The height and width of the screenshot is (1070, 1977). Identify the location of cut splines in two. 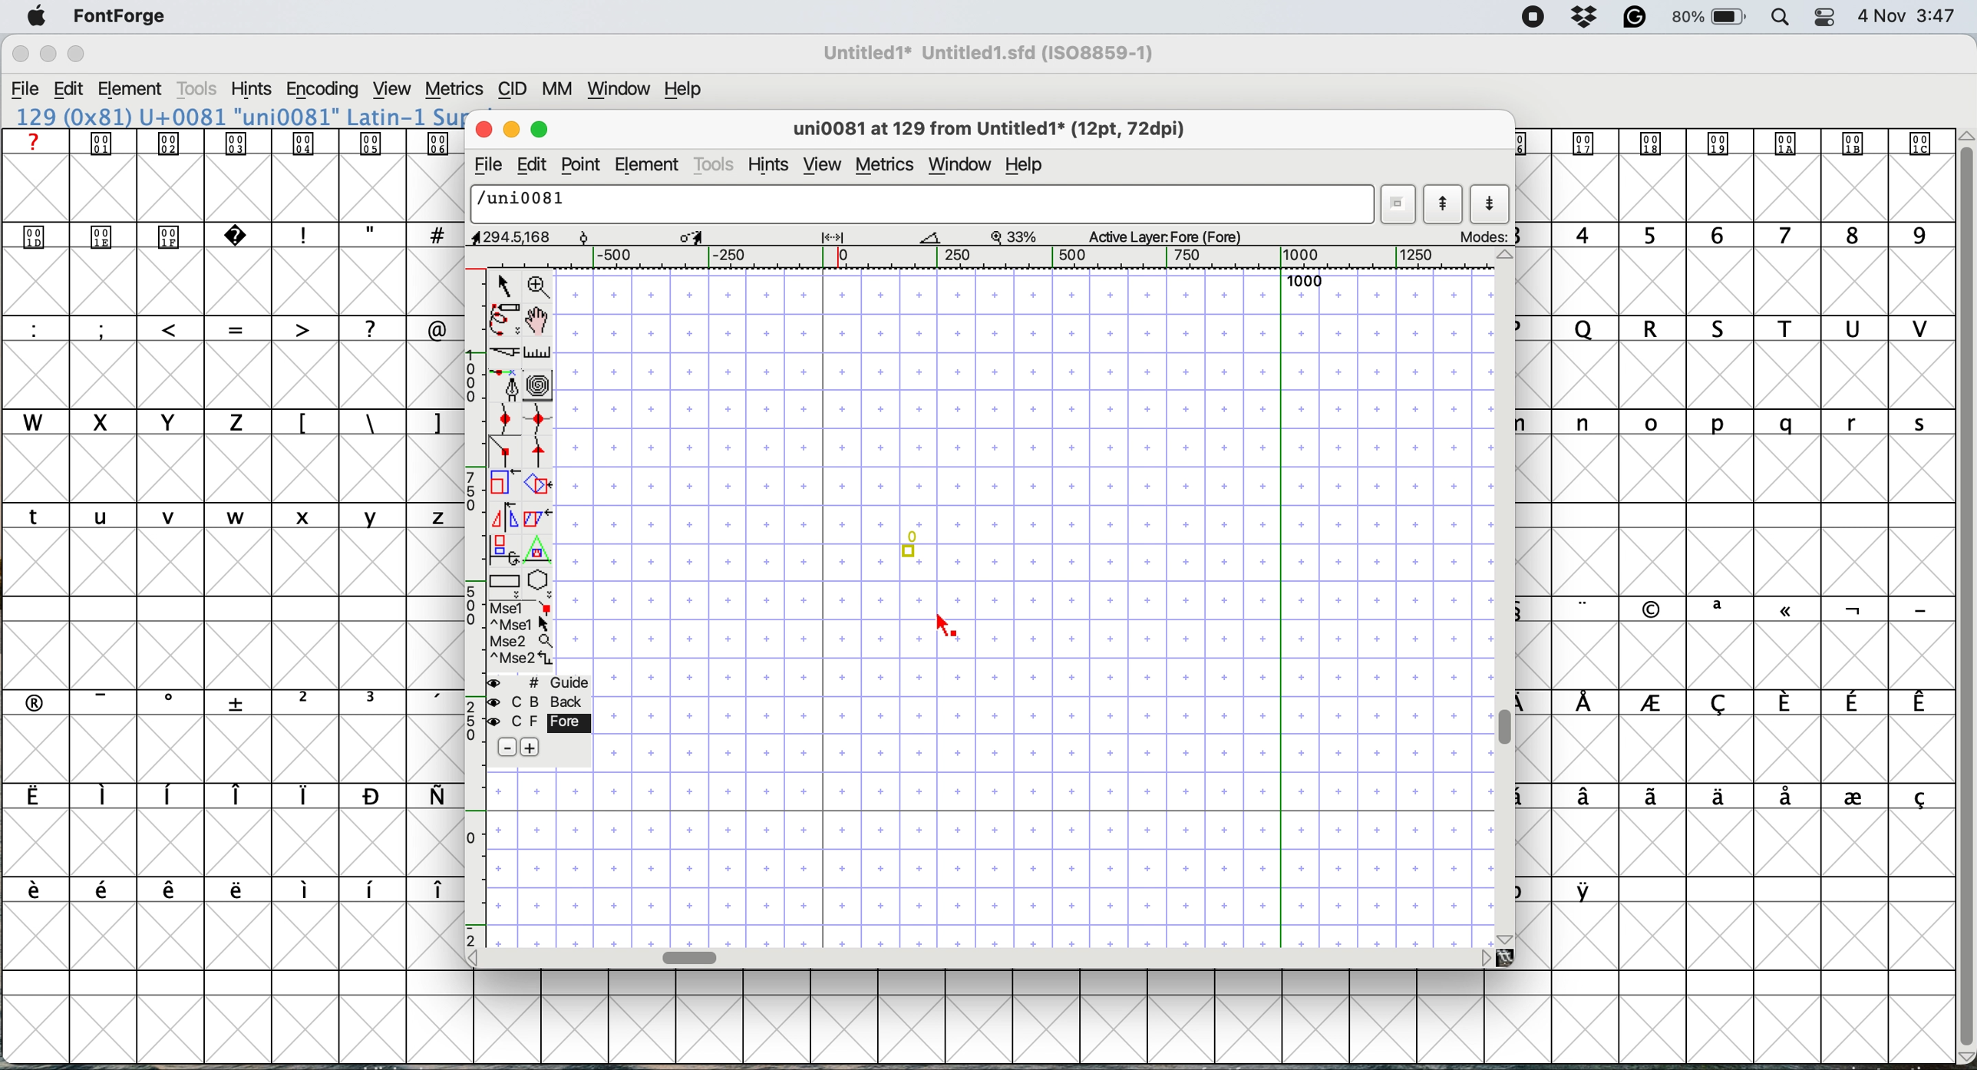
(504, 351).